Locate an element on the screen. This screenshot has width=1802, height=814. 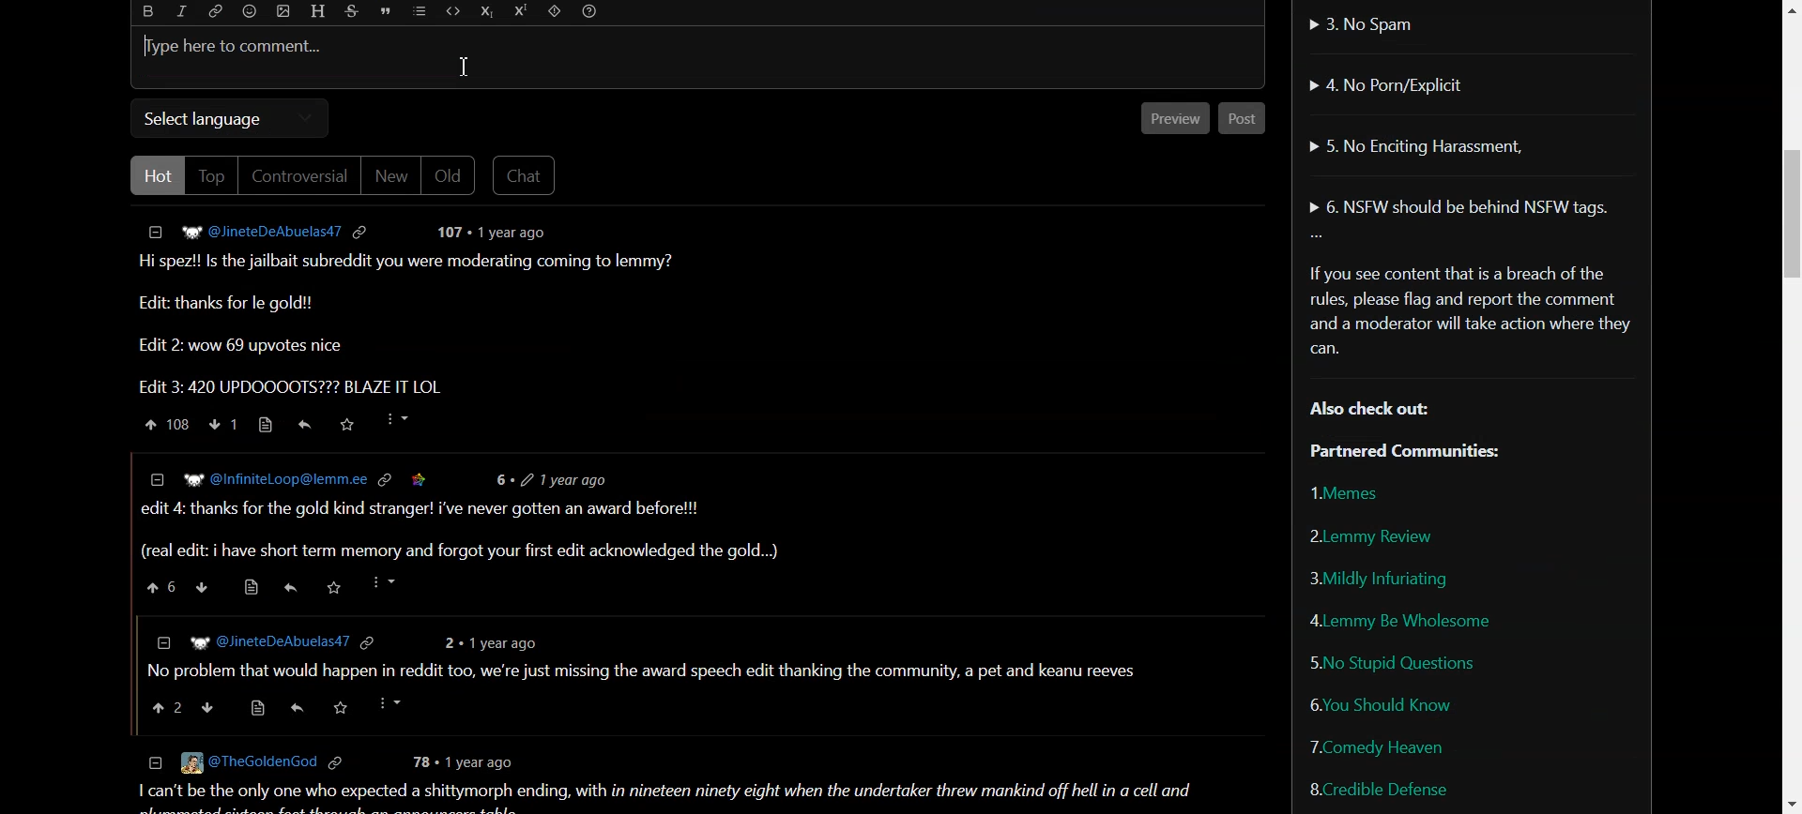
No Spam is located at coordinates (1363, 23).